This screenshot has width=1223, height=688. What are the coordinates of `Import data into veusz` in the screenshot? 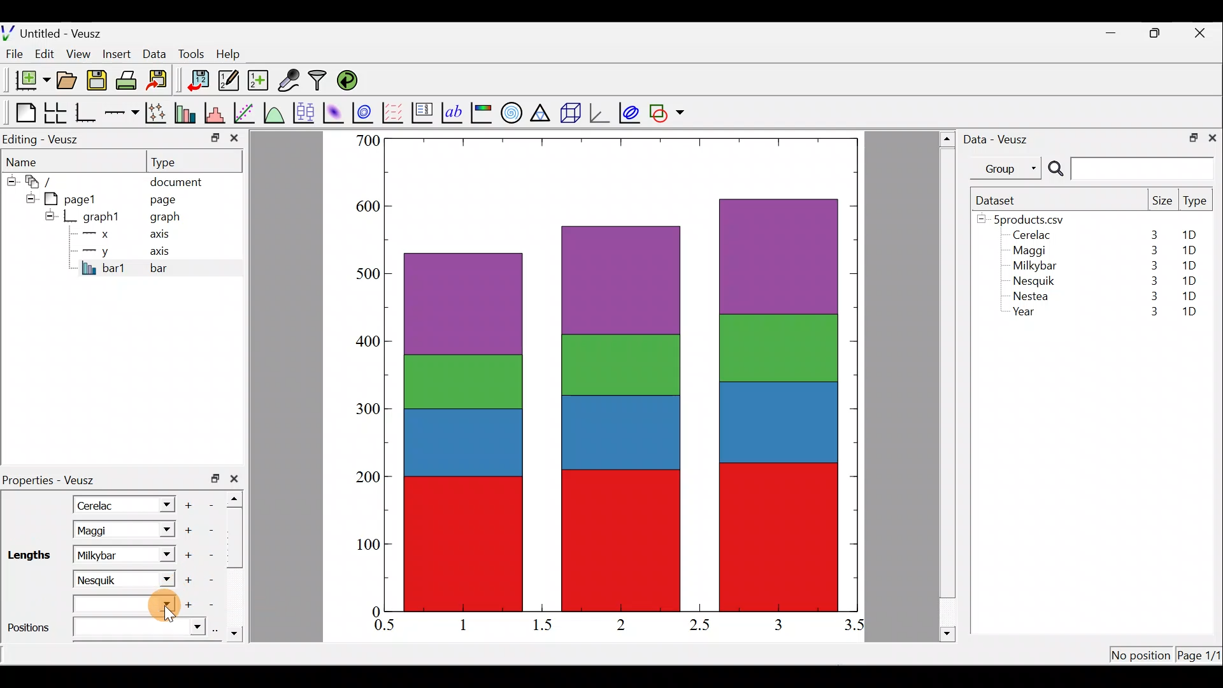 It's located at (199, 81).